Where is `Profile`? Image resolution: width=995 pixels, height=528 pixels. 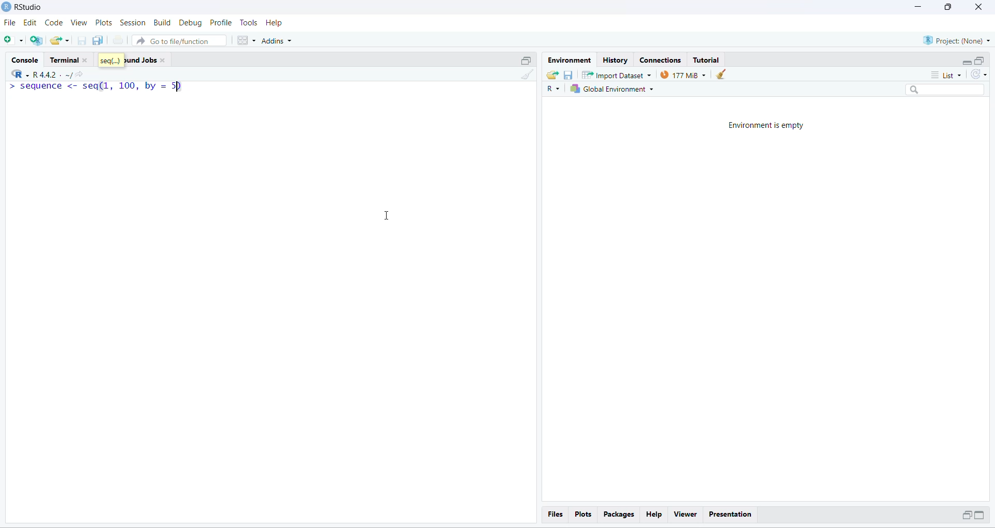
Profile is located at coordinates (220, 22).